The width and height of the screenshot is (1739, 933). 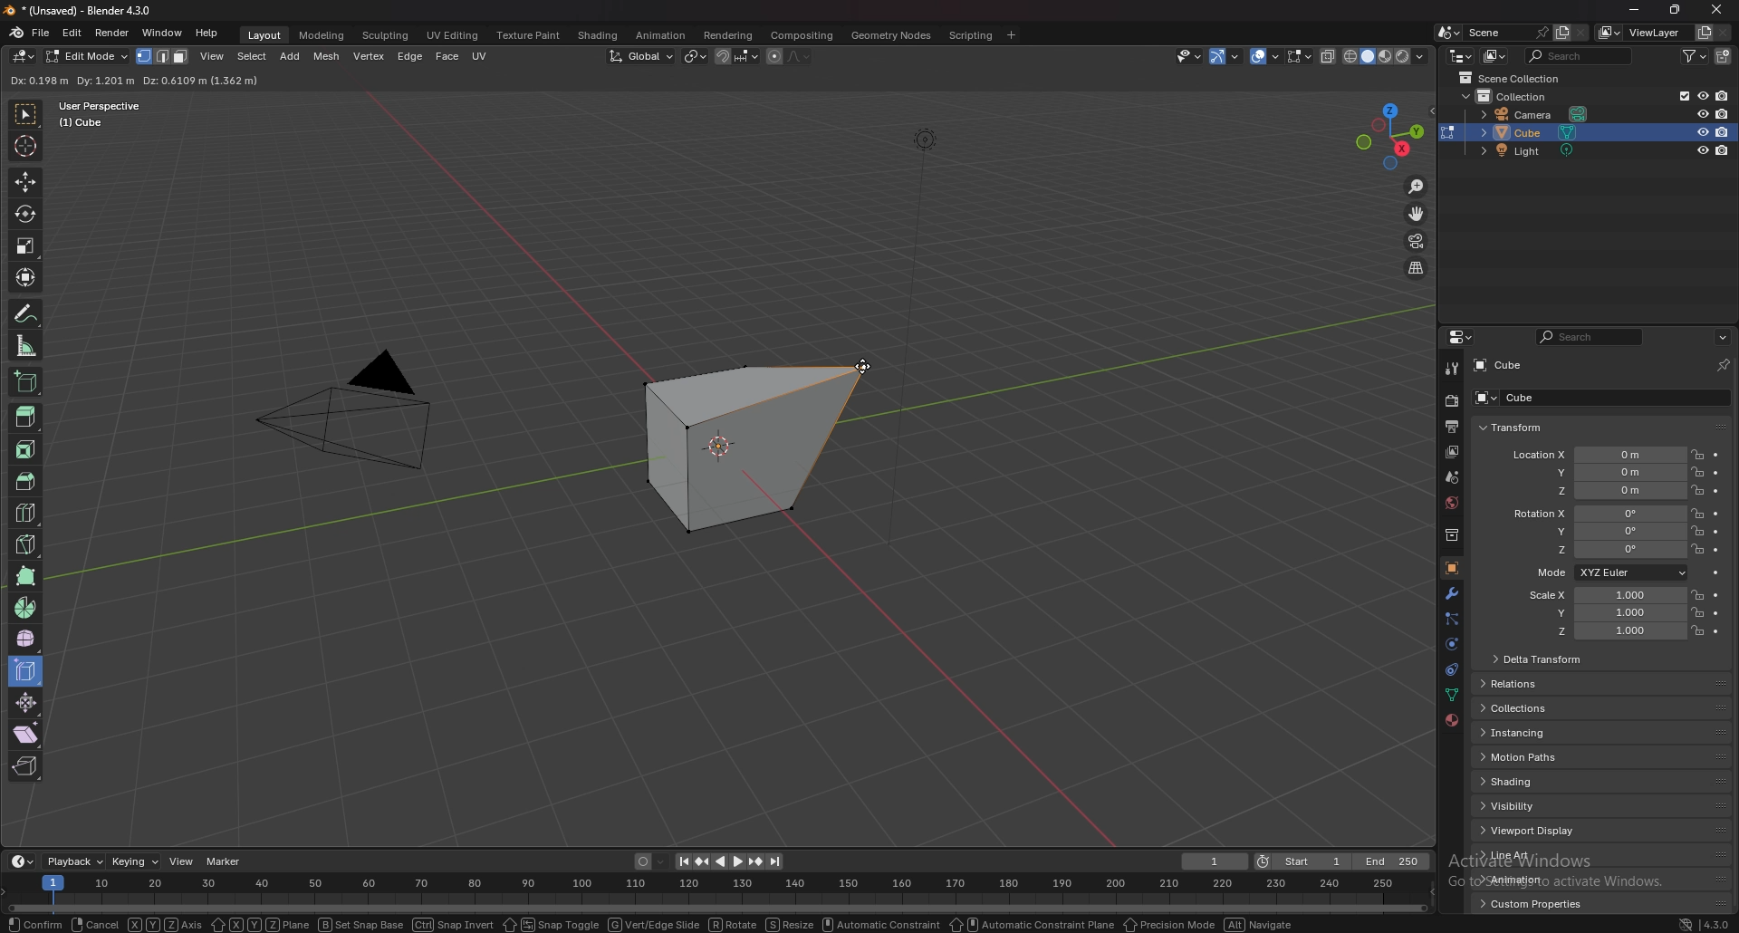 I want to click on custom properties, so click(x=1532, y=903).